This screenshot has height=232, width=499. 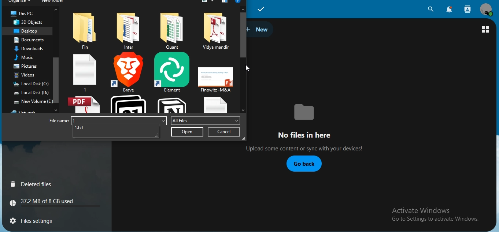 I want to click on 3d objects, so click(x=29, y=22).